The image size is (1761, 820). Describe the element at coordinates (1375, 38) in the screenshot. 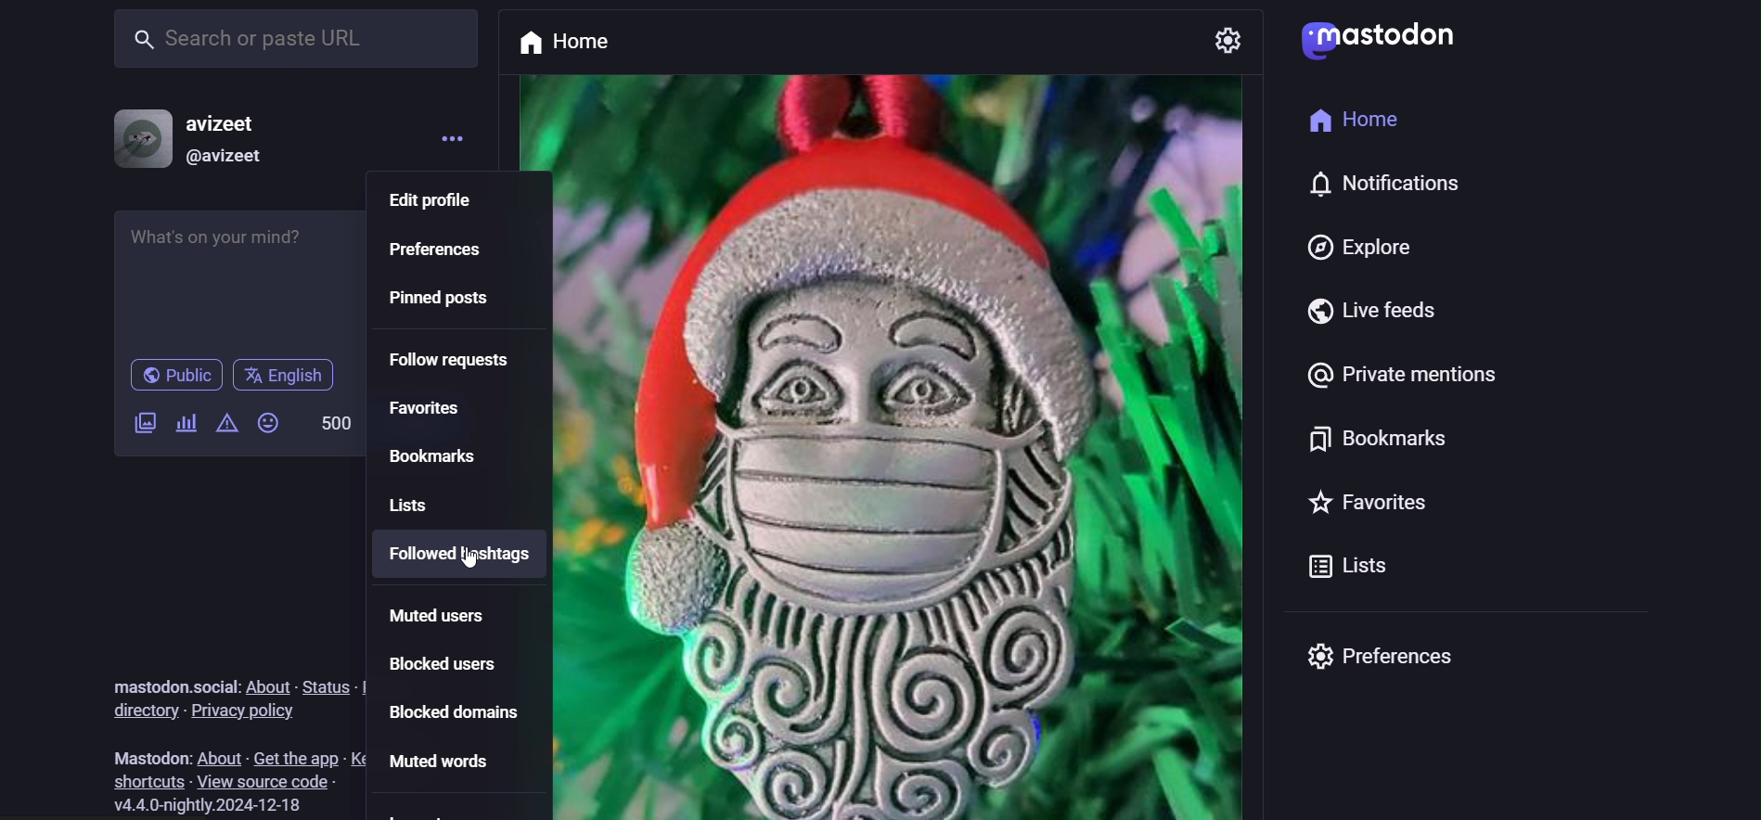

I see `mastodon` at that location.